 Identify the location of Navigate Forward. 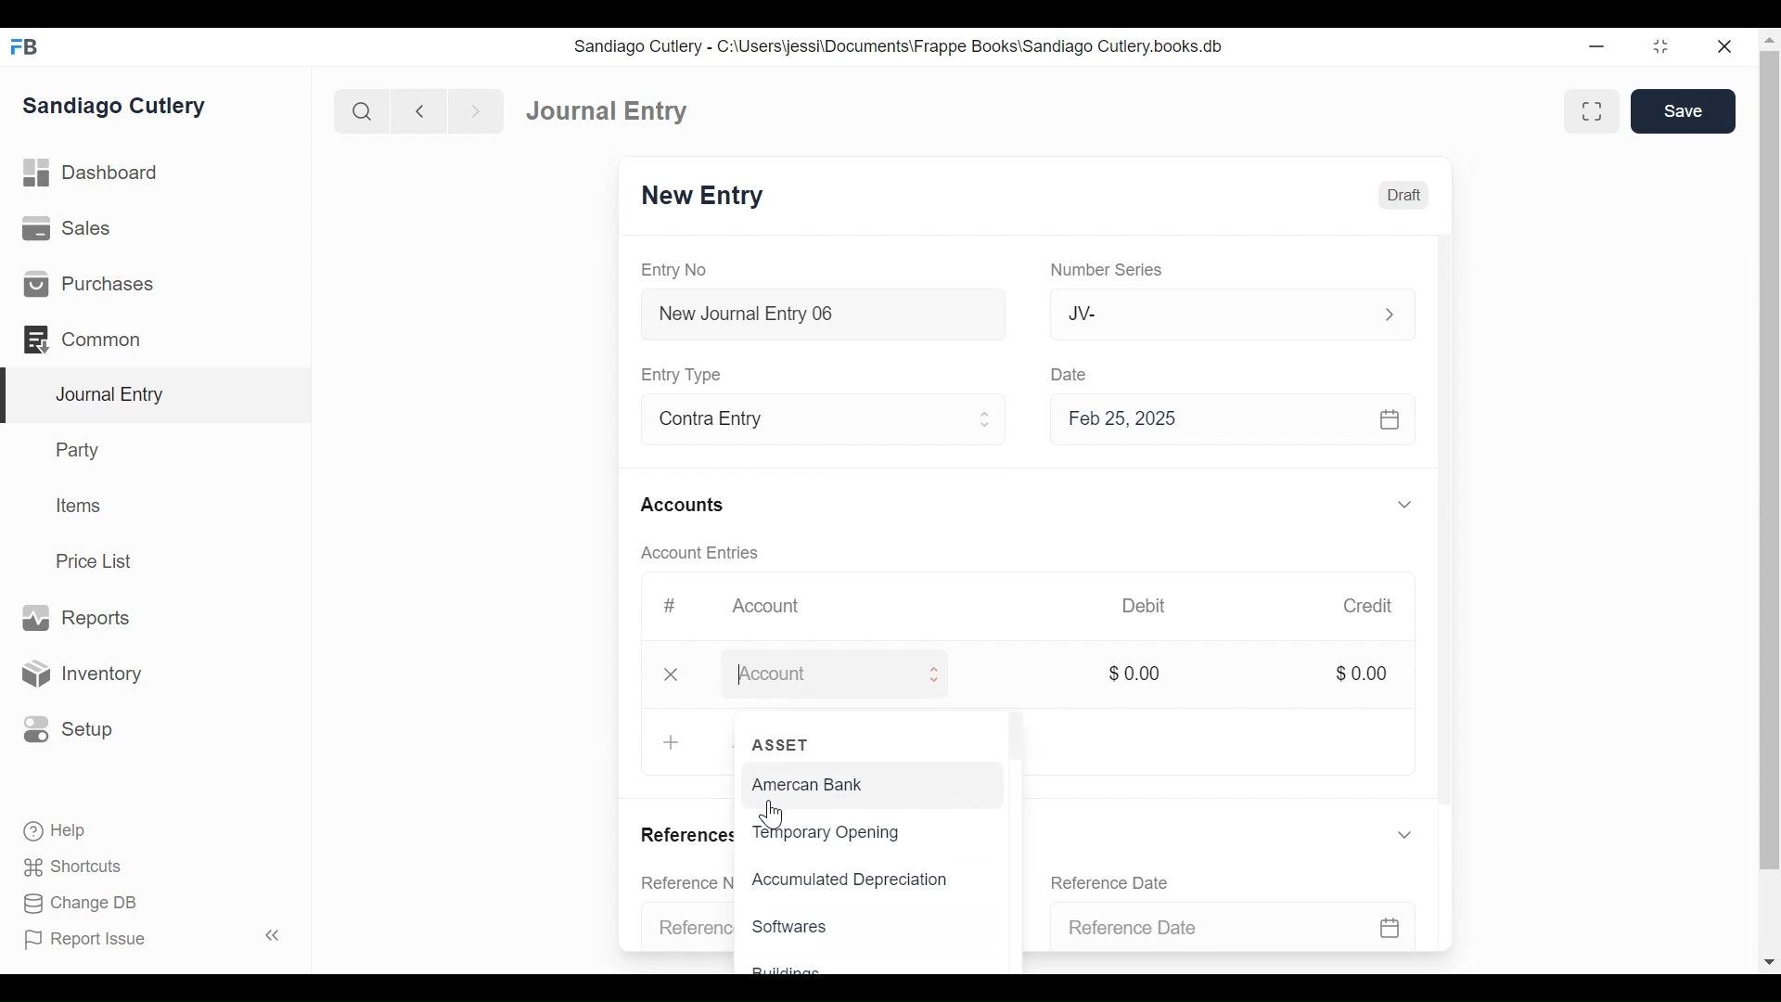
(477, 112).